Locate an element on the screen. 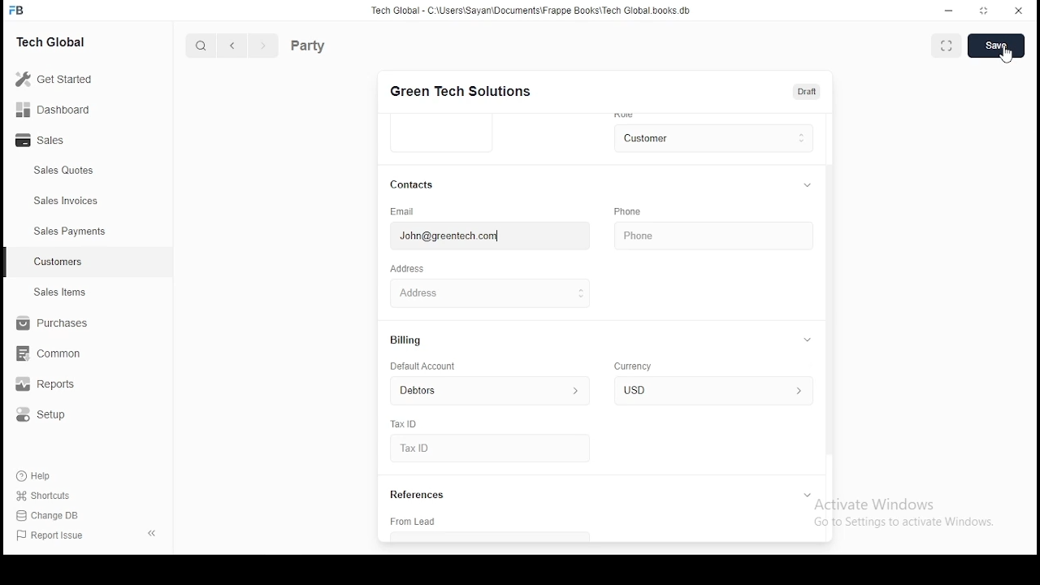 The image size is (1040, 585). from lead is located at coordinates (476, 522).